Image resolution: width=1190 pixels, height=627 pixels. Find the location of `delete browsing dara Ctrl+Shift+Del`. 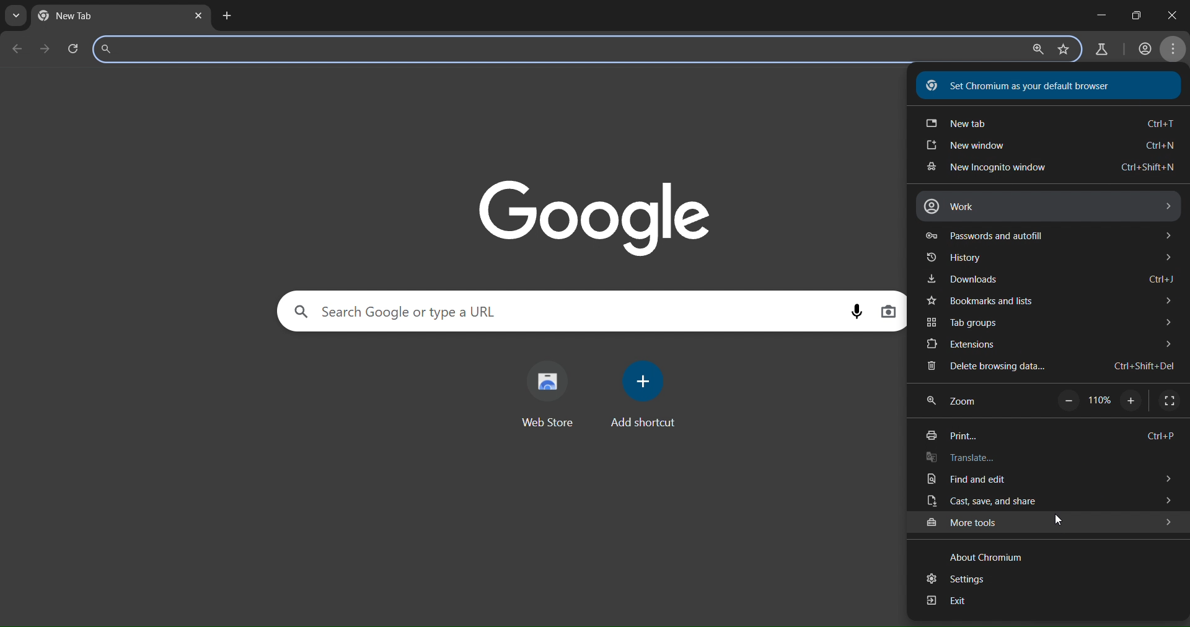

delete browsing dara Ctrl+Shift+Del is located at coordinates (1049, 367).